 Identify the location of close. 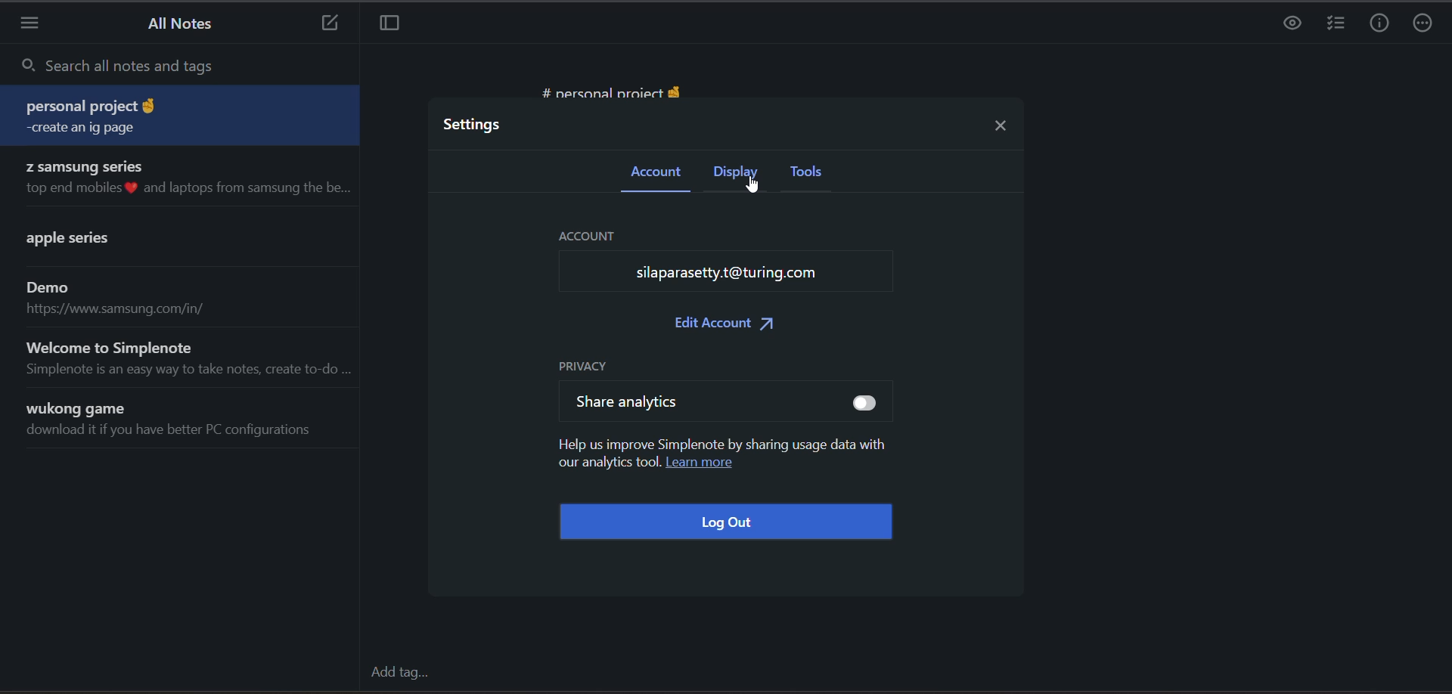
(996, 126).